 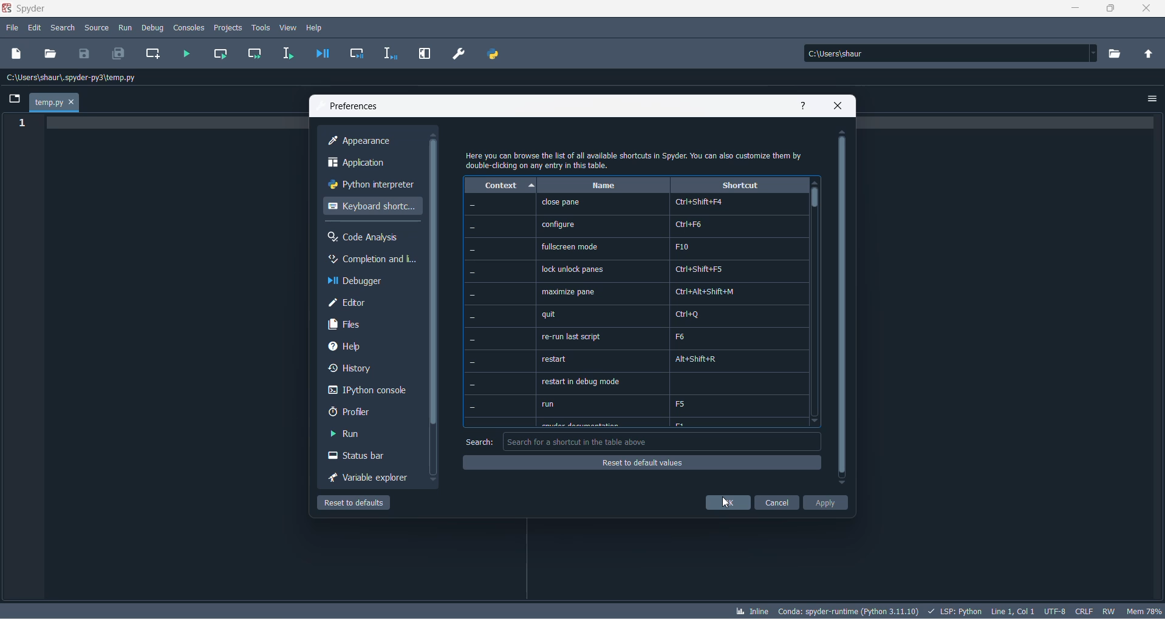 What do you see at coordinates (1085, 611) in the screenshot?
I see `file EOL status` at bounding box center [1085, 611].